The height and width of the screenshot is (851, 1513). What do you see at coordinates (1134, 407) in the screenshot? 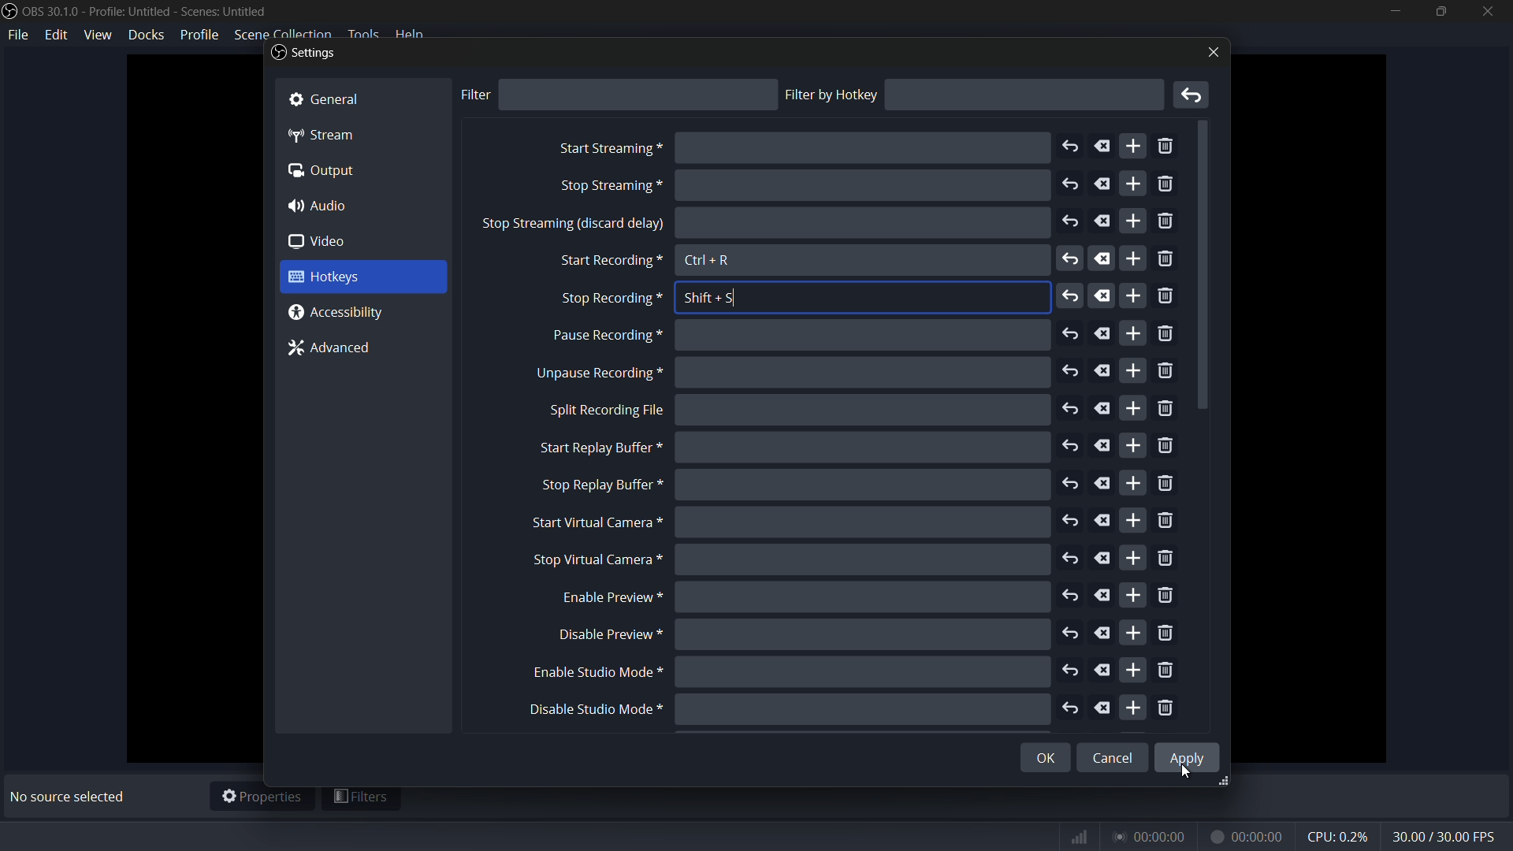
I see `add more` at bounding box center [1134, 407].